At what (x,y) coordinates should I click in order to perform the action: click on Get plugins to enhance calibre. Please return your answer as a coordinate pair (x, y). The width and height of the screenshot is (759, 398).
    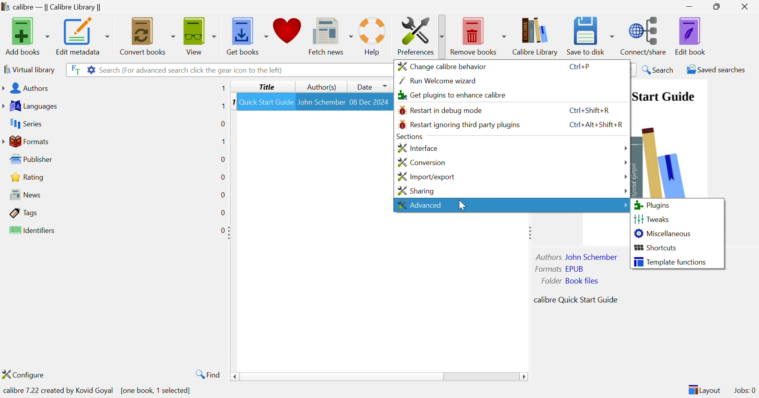
    Looking at the image, I should click on (450, 95).